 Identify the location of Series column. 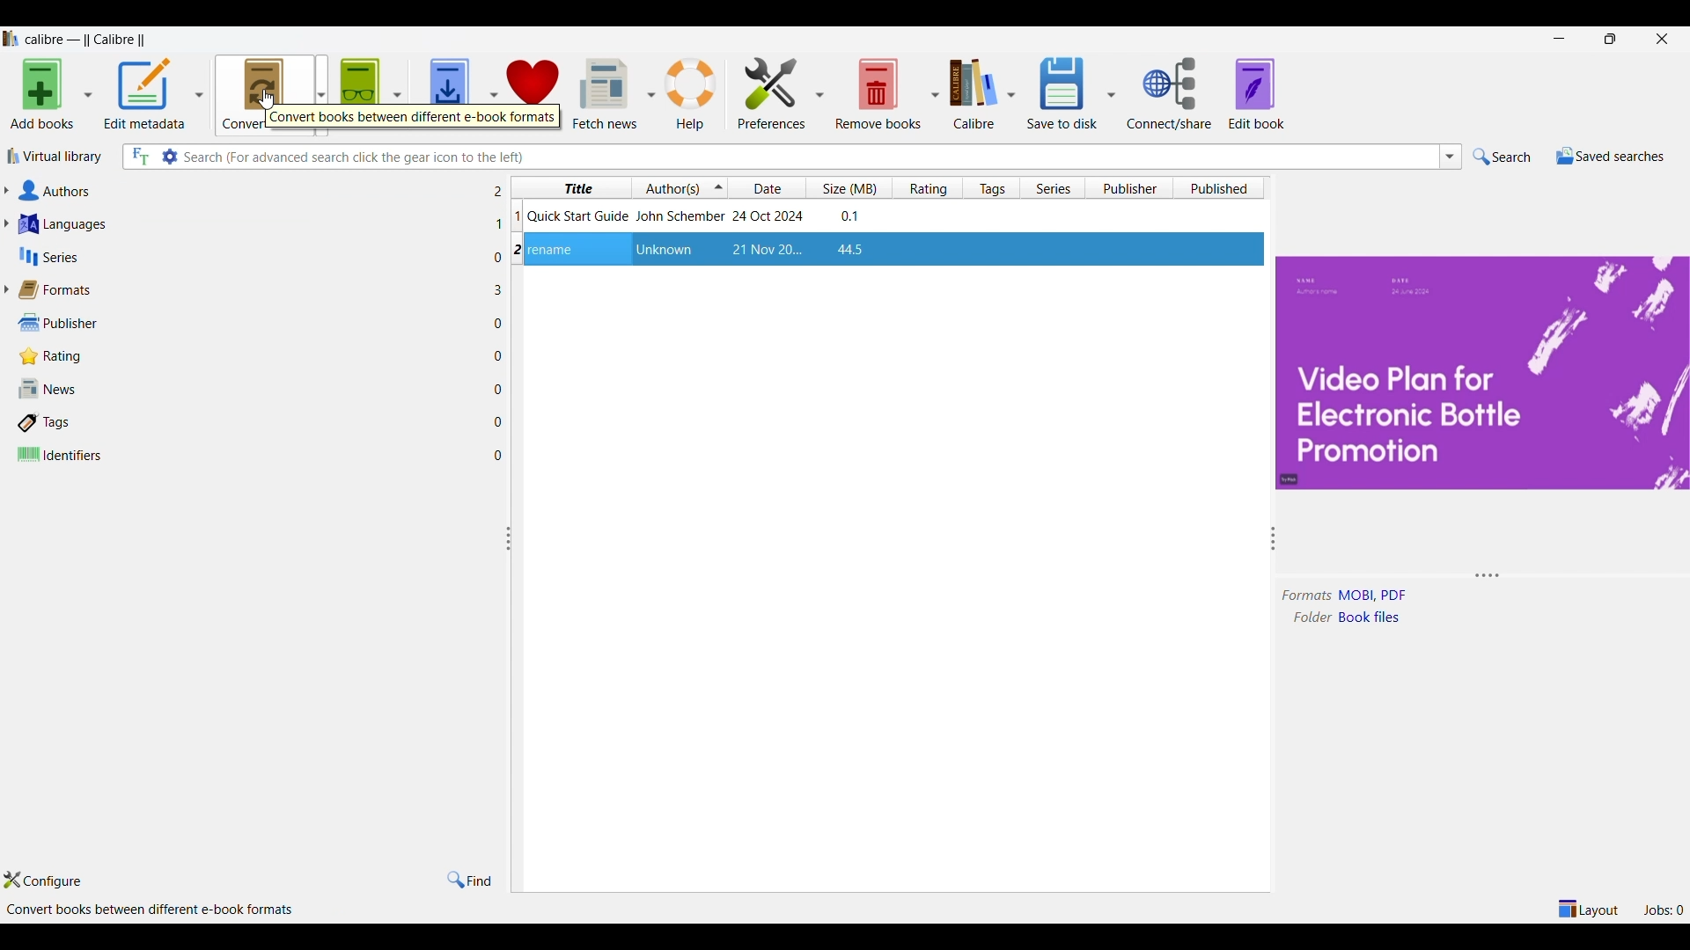
(1053, 187).